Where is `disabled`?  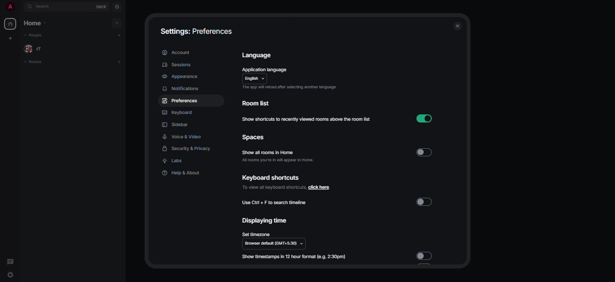 disabled is located at coordinates (426, 153).